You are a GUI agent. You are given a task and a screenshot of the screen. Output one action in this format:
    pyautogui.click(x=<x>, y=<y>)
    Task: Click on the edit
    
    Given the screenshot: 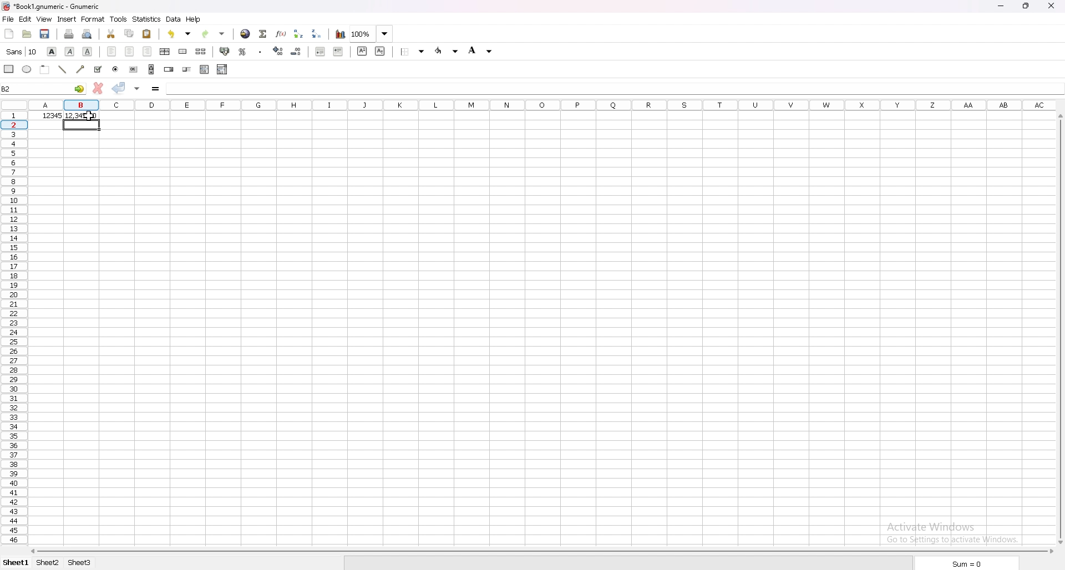 What is the action you would take?
    pyautogui.click(x=25, y=19)
    